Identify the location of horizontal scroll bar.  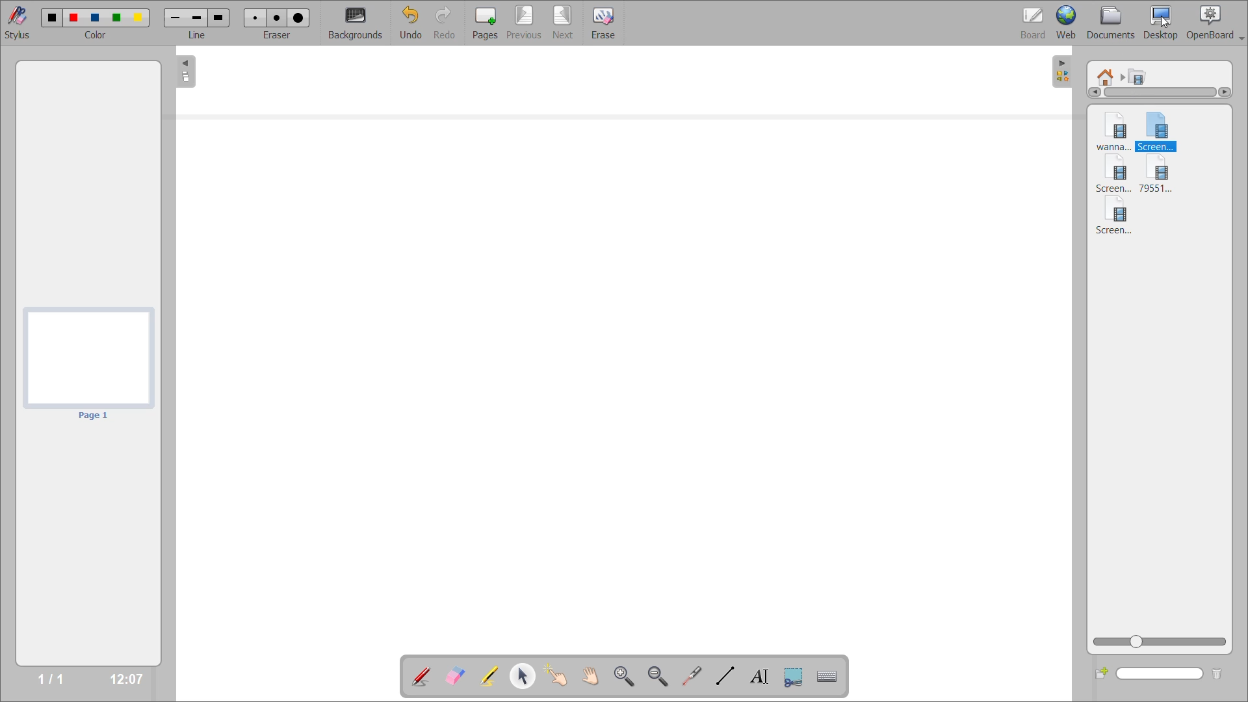
(1161, 94).